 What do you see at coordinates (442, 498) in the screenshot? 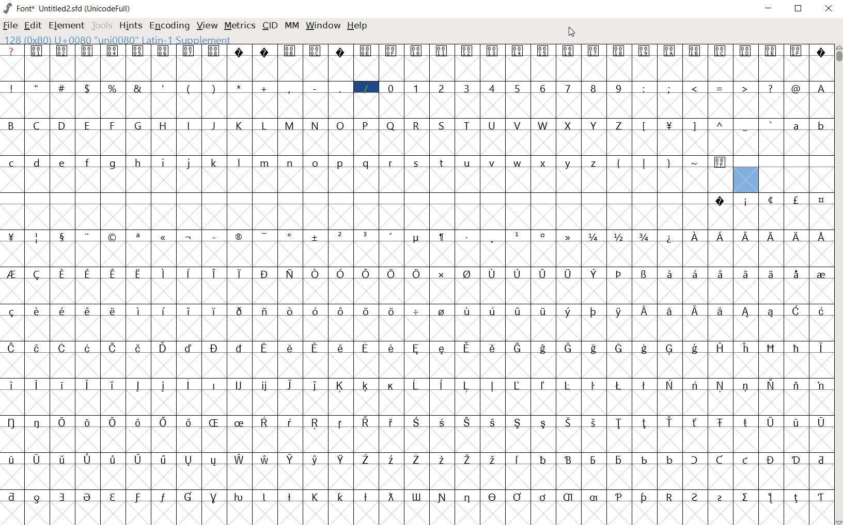
I see `glyph` at bounding box center [442, 498].